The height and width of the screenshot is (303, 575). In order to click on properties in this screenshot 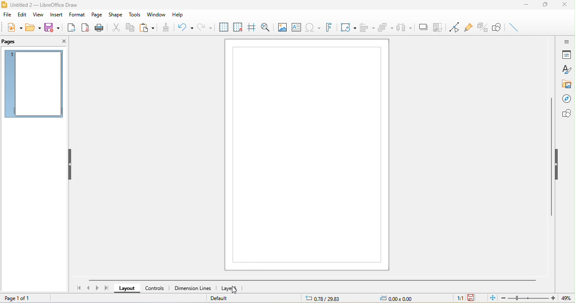, I will do `click(567, 55)`.